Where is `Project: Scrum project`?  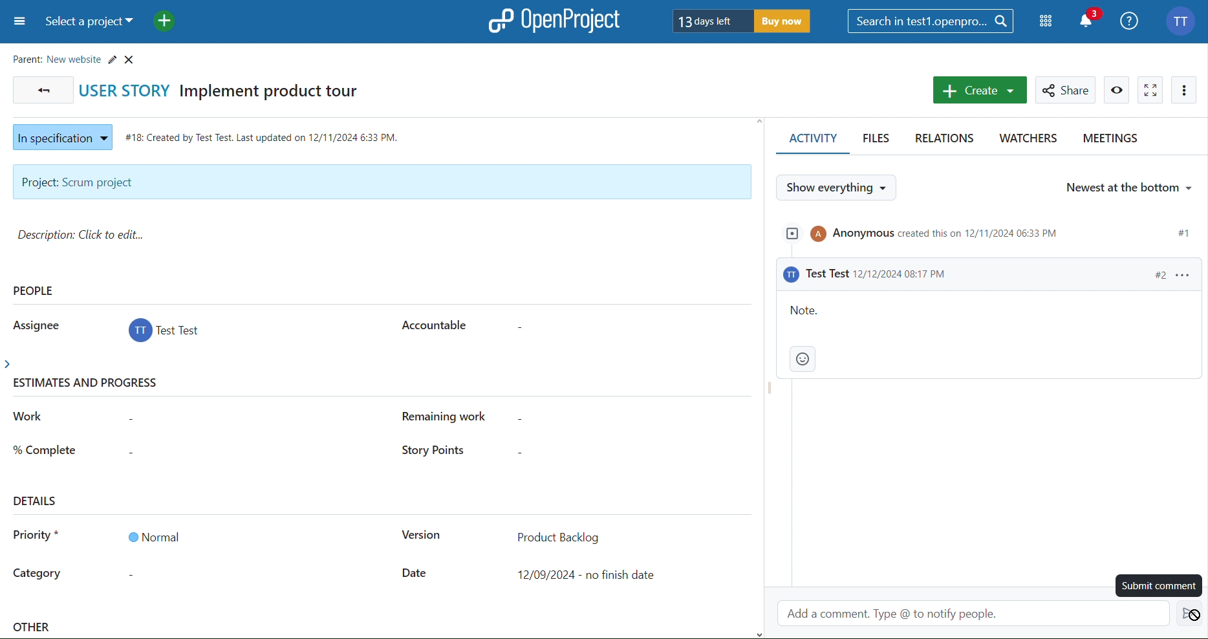 Project: Scrum project is located at coordinates (380, 182).